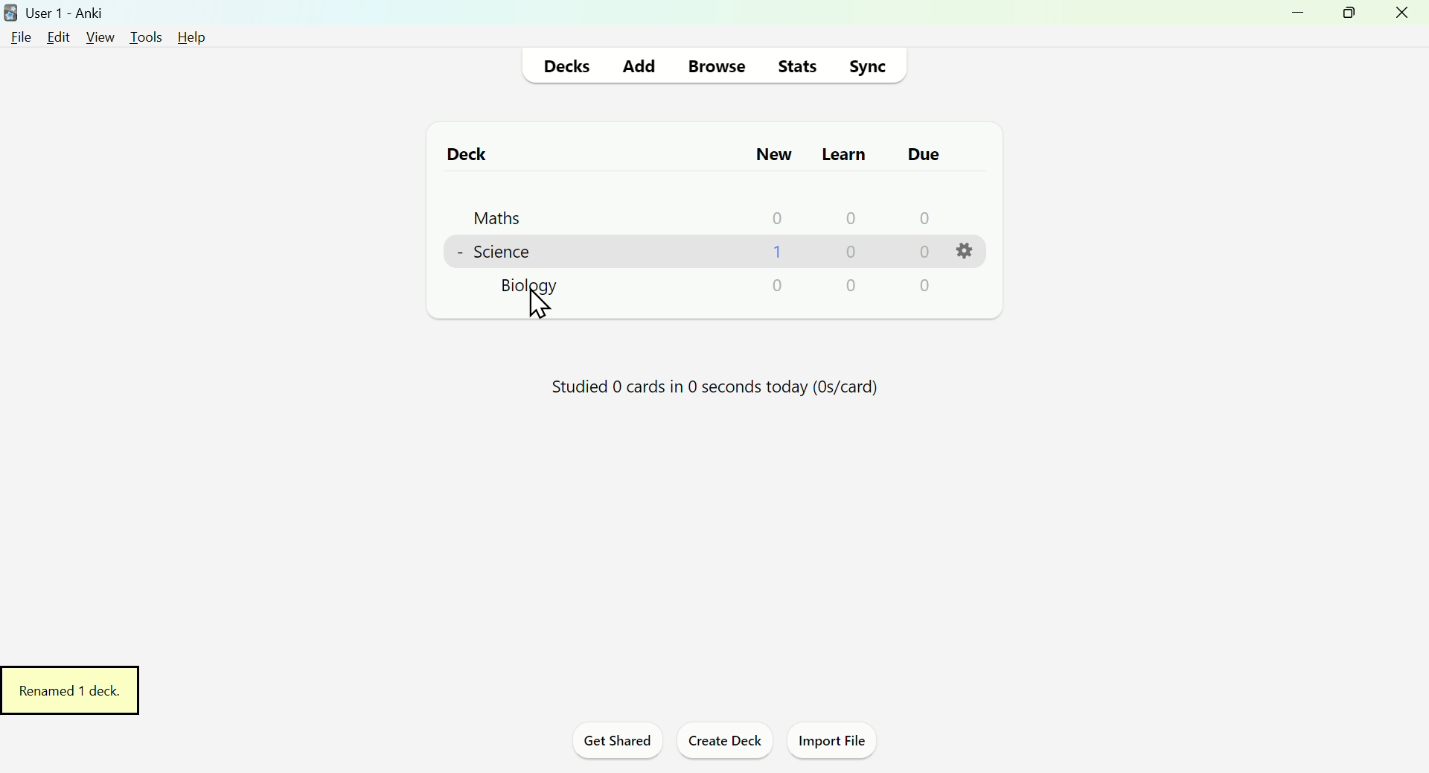 Image resolution: width=1429 pixels, height=773 pixels. What do you see at coordinates (612, 743) in the screenshot?
I see `Get Shared` at bounding box center [612, 743].